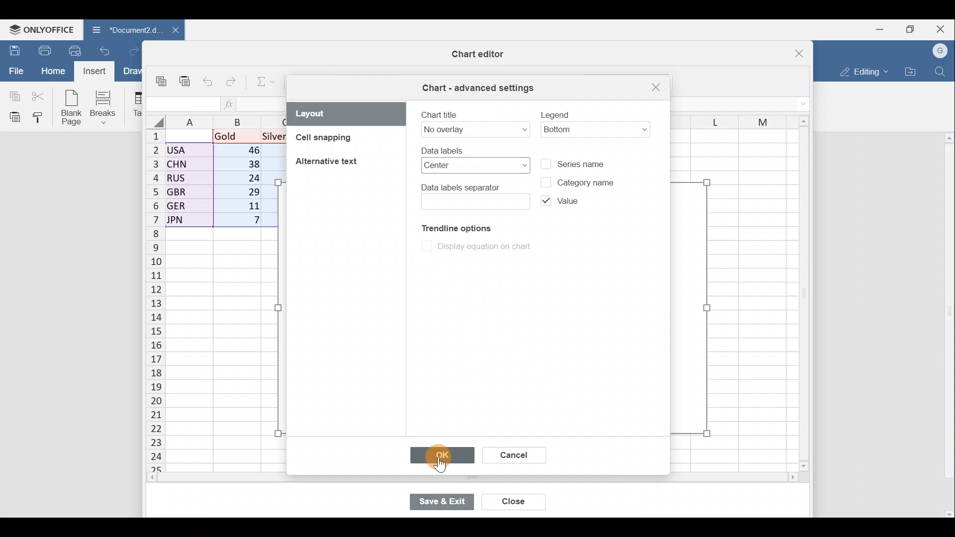 The height and width of the screenshot is (537, 955). Describe the element at coordinates (790, 55) in the screenshot. I see `Close` at that location.